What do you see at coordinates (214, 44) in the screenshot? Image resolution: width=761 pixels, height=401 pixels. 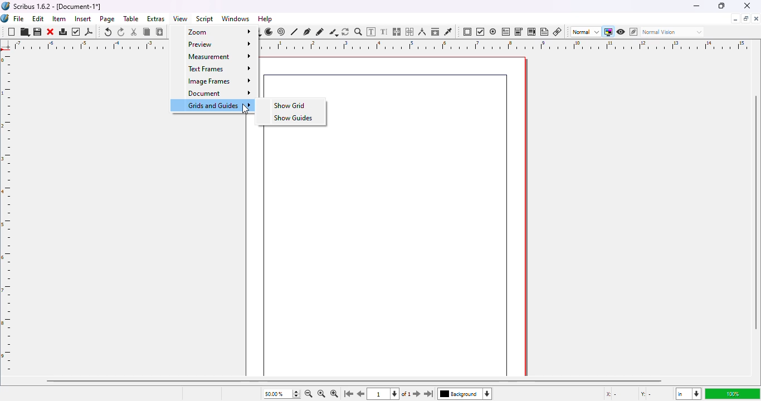 I see `preview` at bounding box center [214, 44].